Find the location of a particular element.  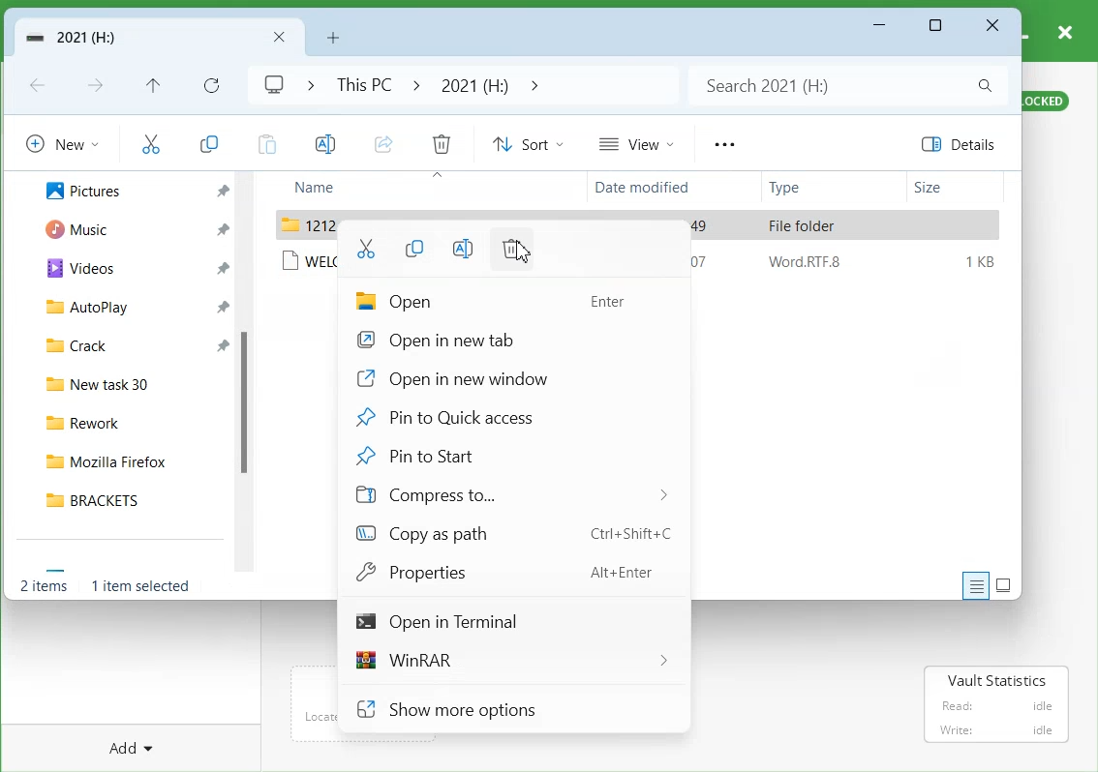

Share is located at coordinates (382, 143).